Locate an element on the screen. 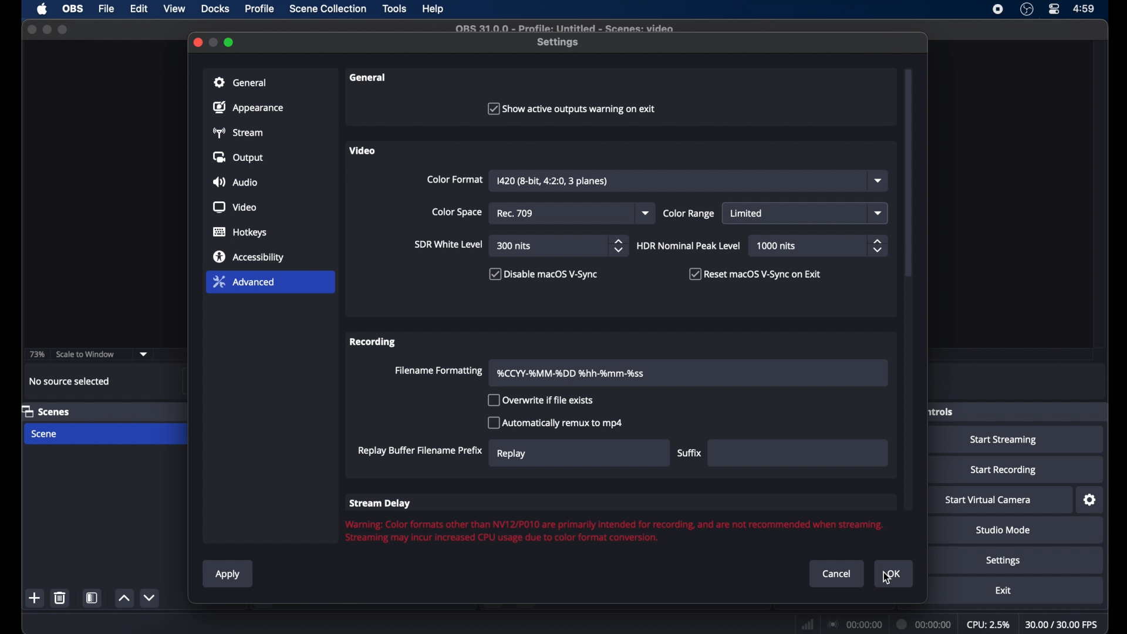 The width and height of the screenshot is (1127, 634). no source selected is located at coordinates (69, 380).